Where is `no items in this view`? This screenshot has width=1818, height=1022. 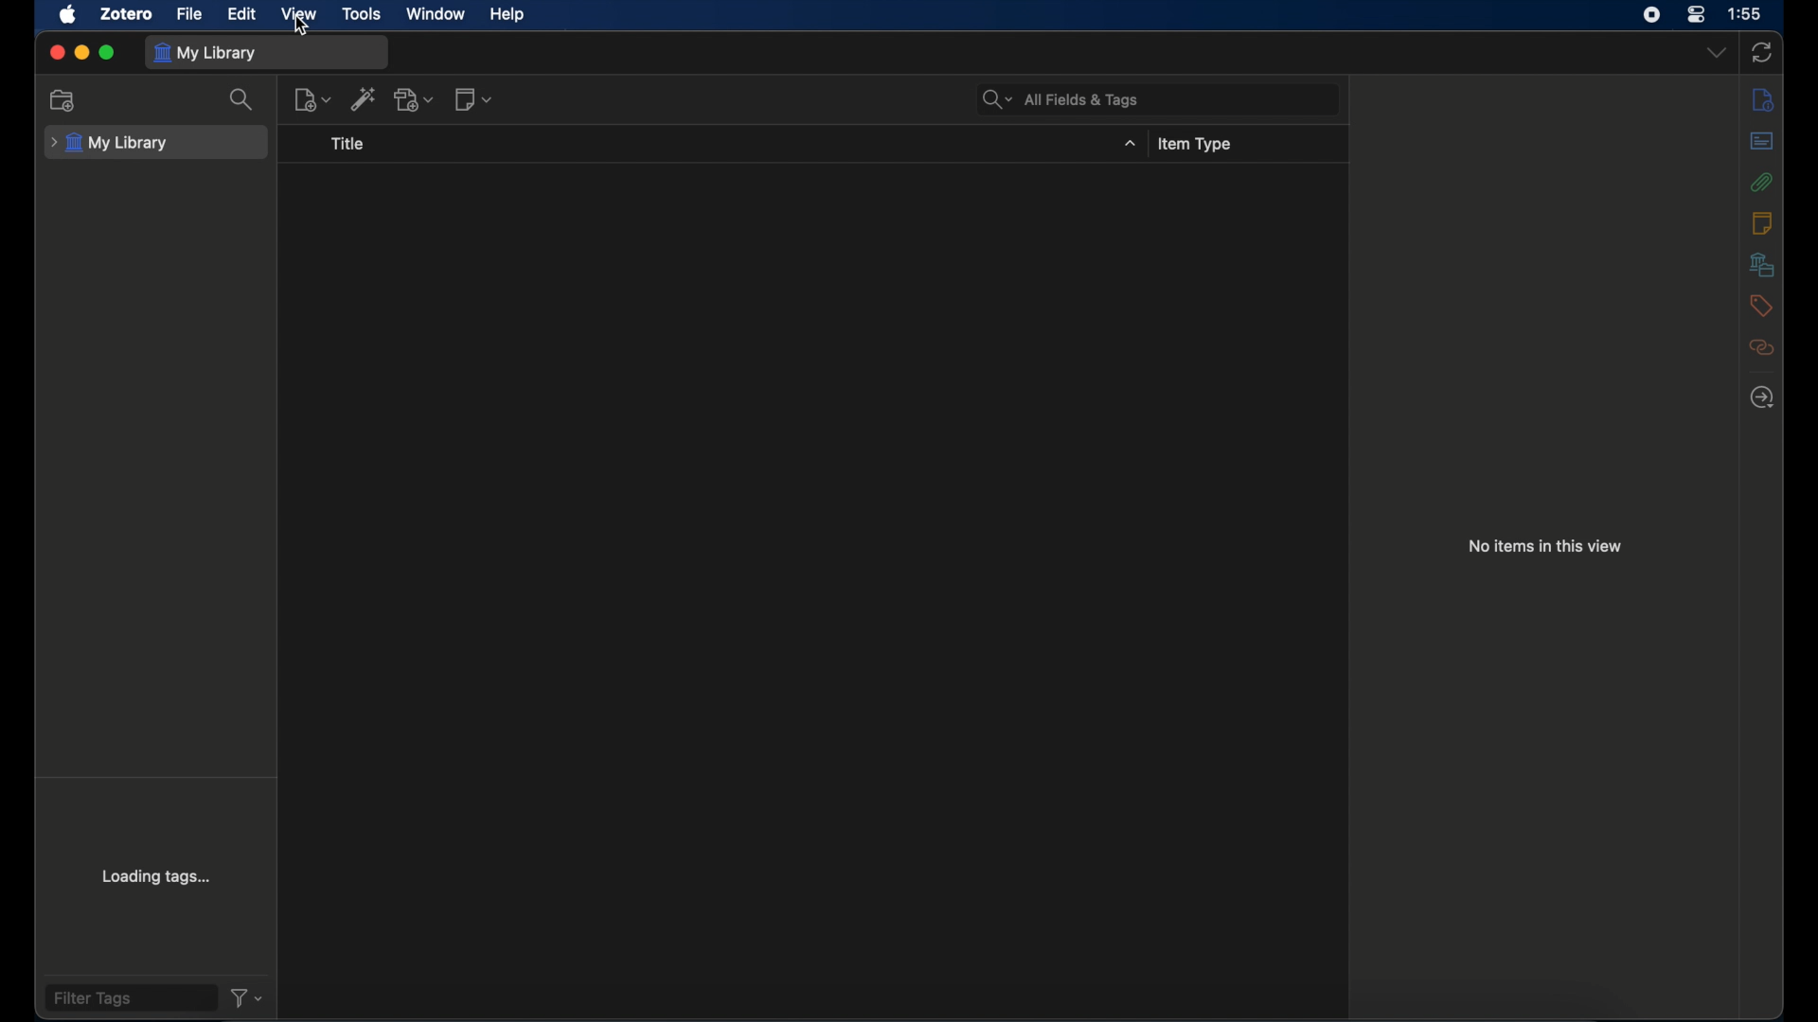
no items in this view is located at coordinates (1544, 546).